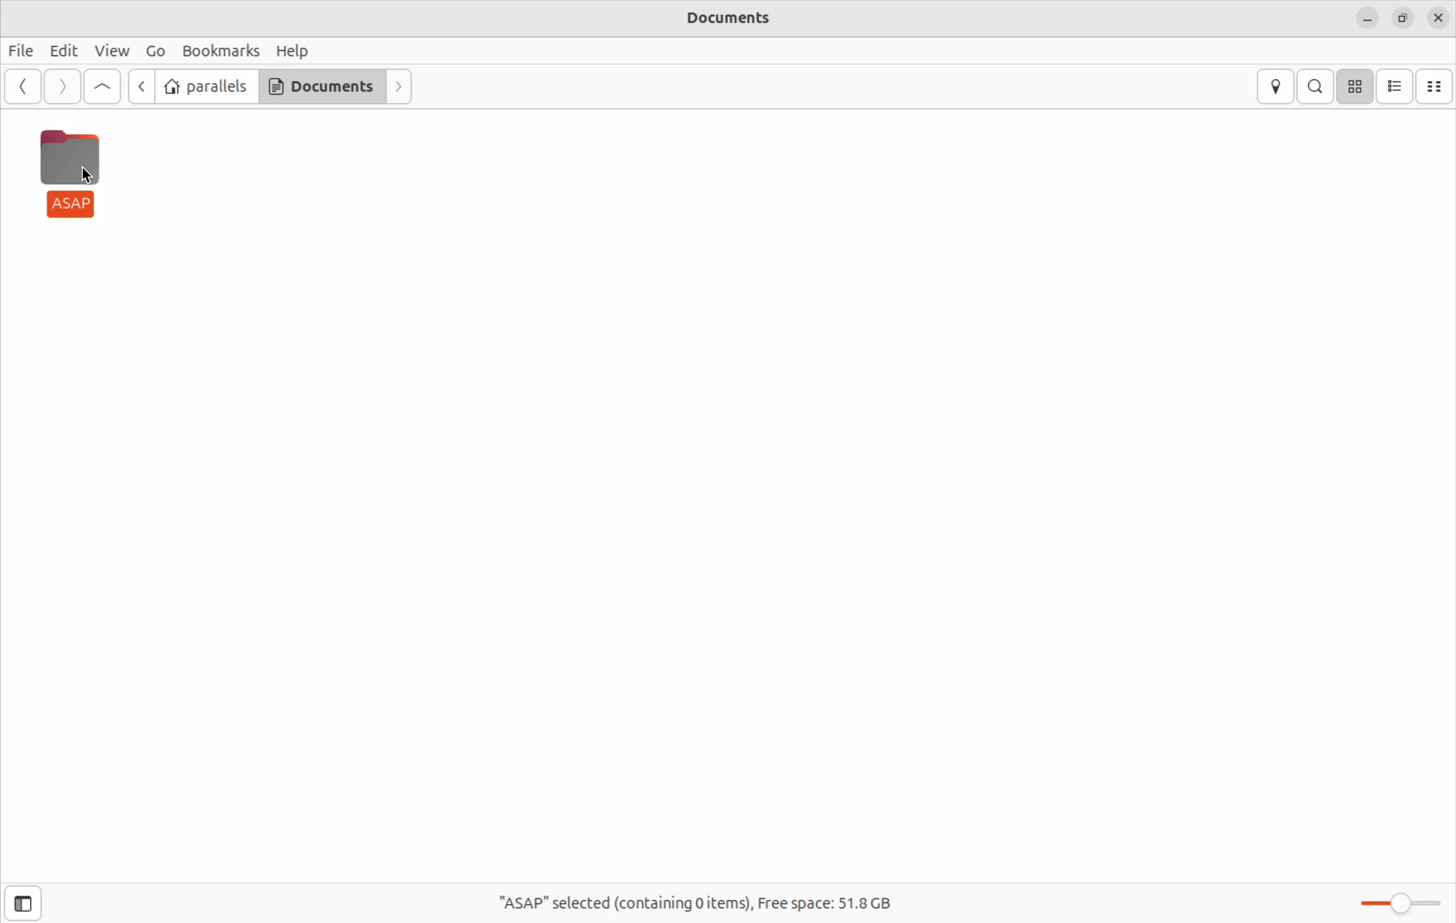 The image size is (1456, 923). What do you see at coordinates (322, 88) in the screenshot?
I see `Documents` at bounding box center [322, 88].